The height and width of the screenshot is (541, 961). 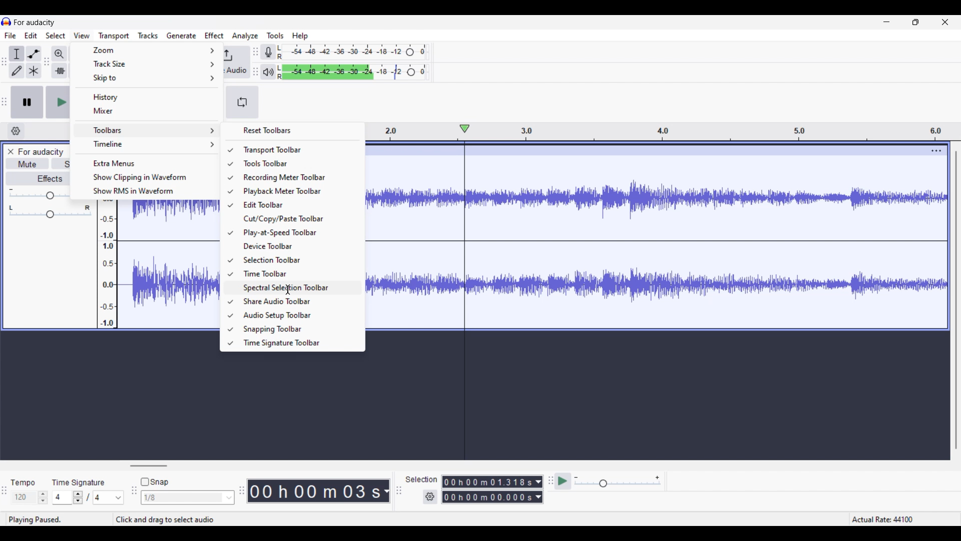 What do you see at coordinates (386, 491) in the screenshot?
I see `Duration measurement options` at bounding box center [386, 491].